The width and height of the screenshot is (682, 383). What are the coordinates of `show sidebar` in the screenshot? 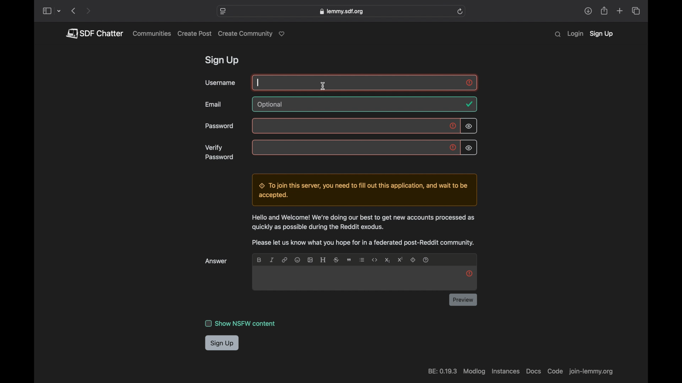 It's located at (47, 11).